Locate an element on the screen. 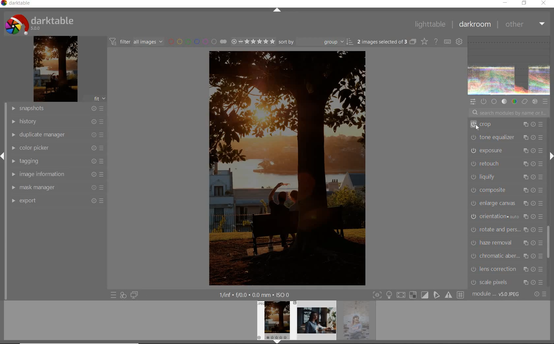 The image size is (554, 344). sort is located at coordinates (316, 42).